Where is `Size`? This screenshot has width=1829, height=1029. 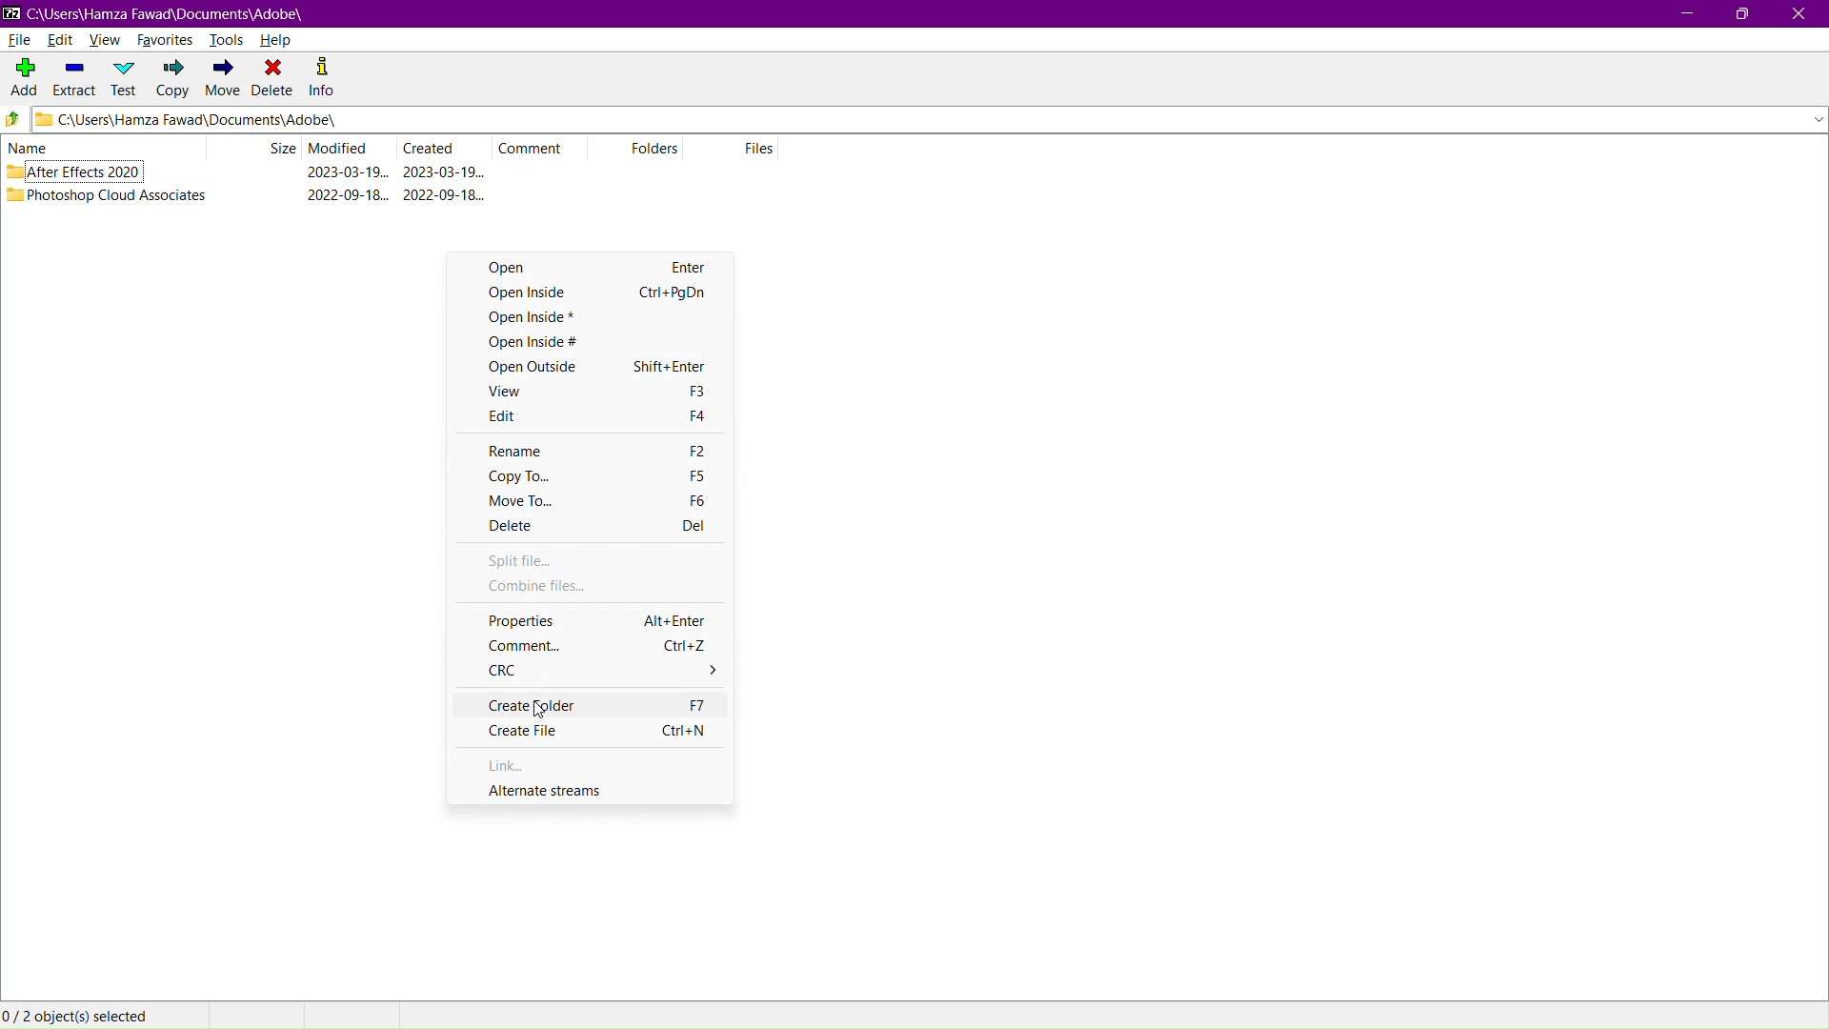 Size is located at coordinates (282, 148).